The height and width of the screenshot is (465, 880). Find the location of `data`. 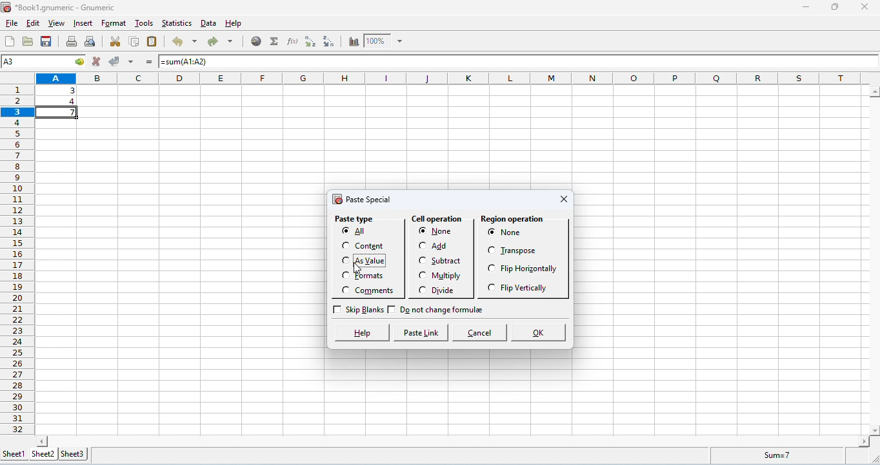

data is located at coordinates (73, 93).